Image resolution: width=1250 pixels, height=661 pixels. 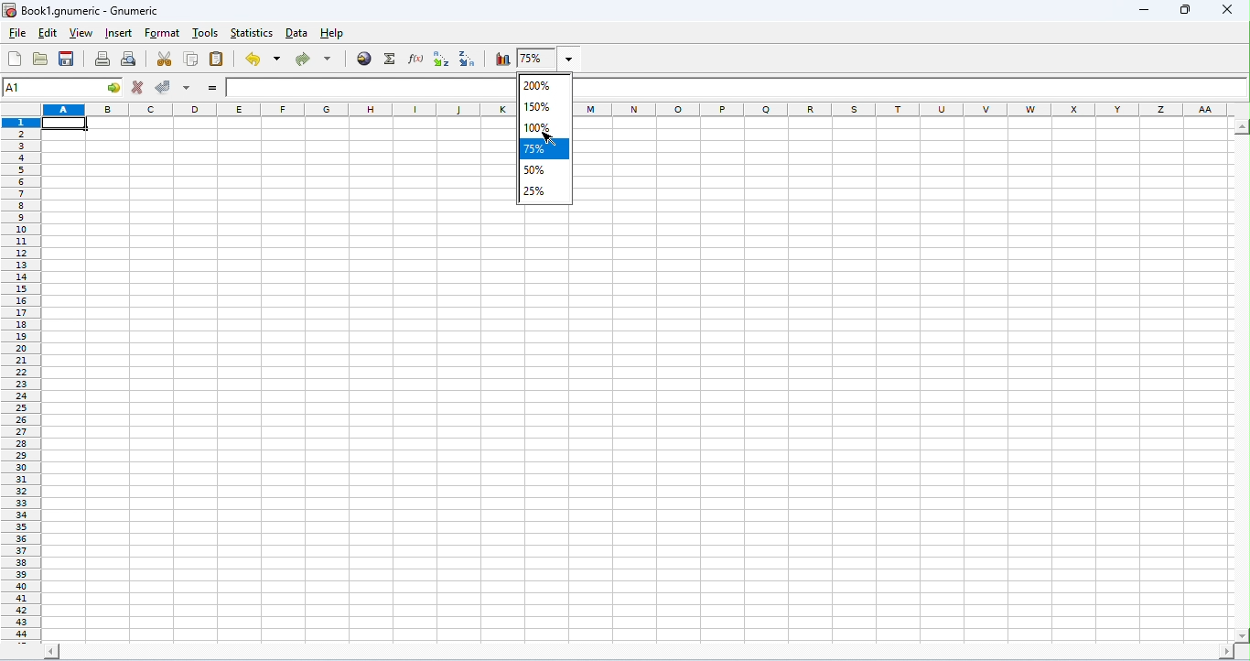 I want to click on row numbers, so click(x=20, y=380).